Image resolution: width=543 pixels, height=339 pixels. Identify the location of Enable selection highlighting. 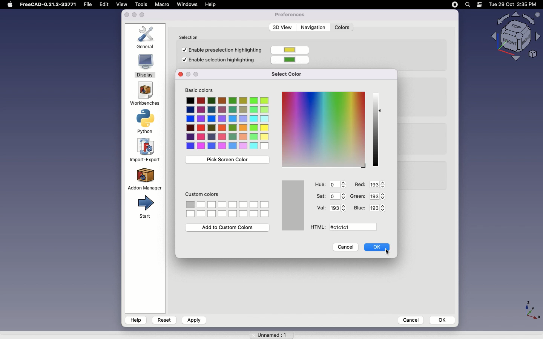
(219, 61).